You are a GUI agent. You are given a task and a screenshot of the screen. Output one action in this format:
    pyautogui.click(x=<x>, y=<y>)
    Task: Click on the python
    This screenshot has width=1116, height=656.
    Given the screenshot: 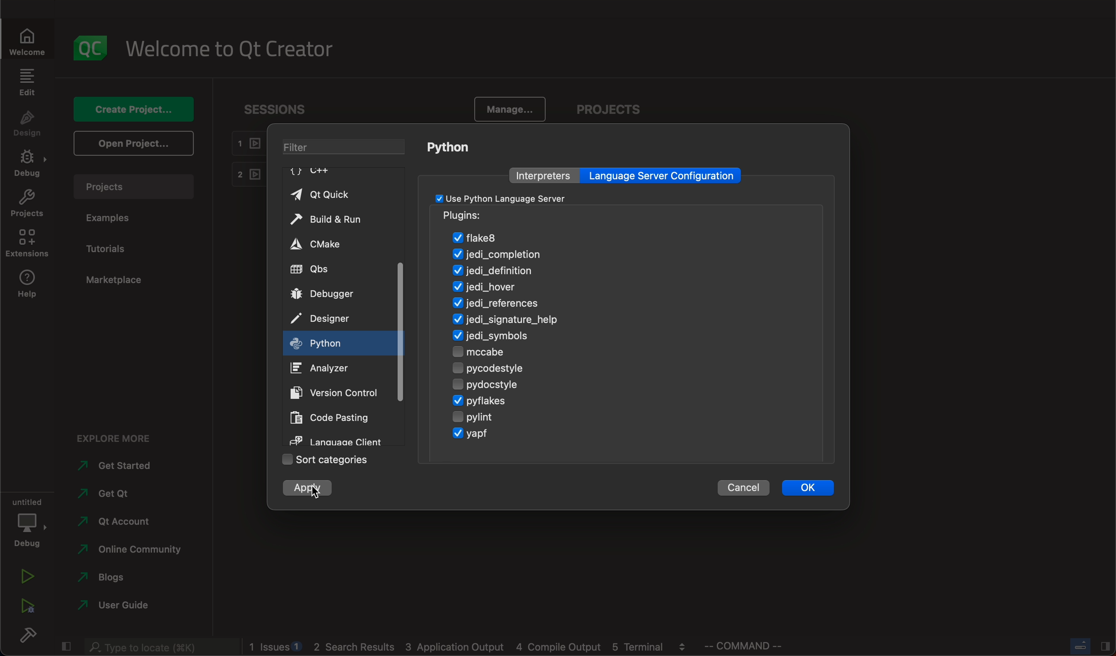 What is the action you would take?
    pyautogui.click(x=450, y=149)
    